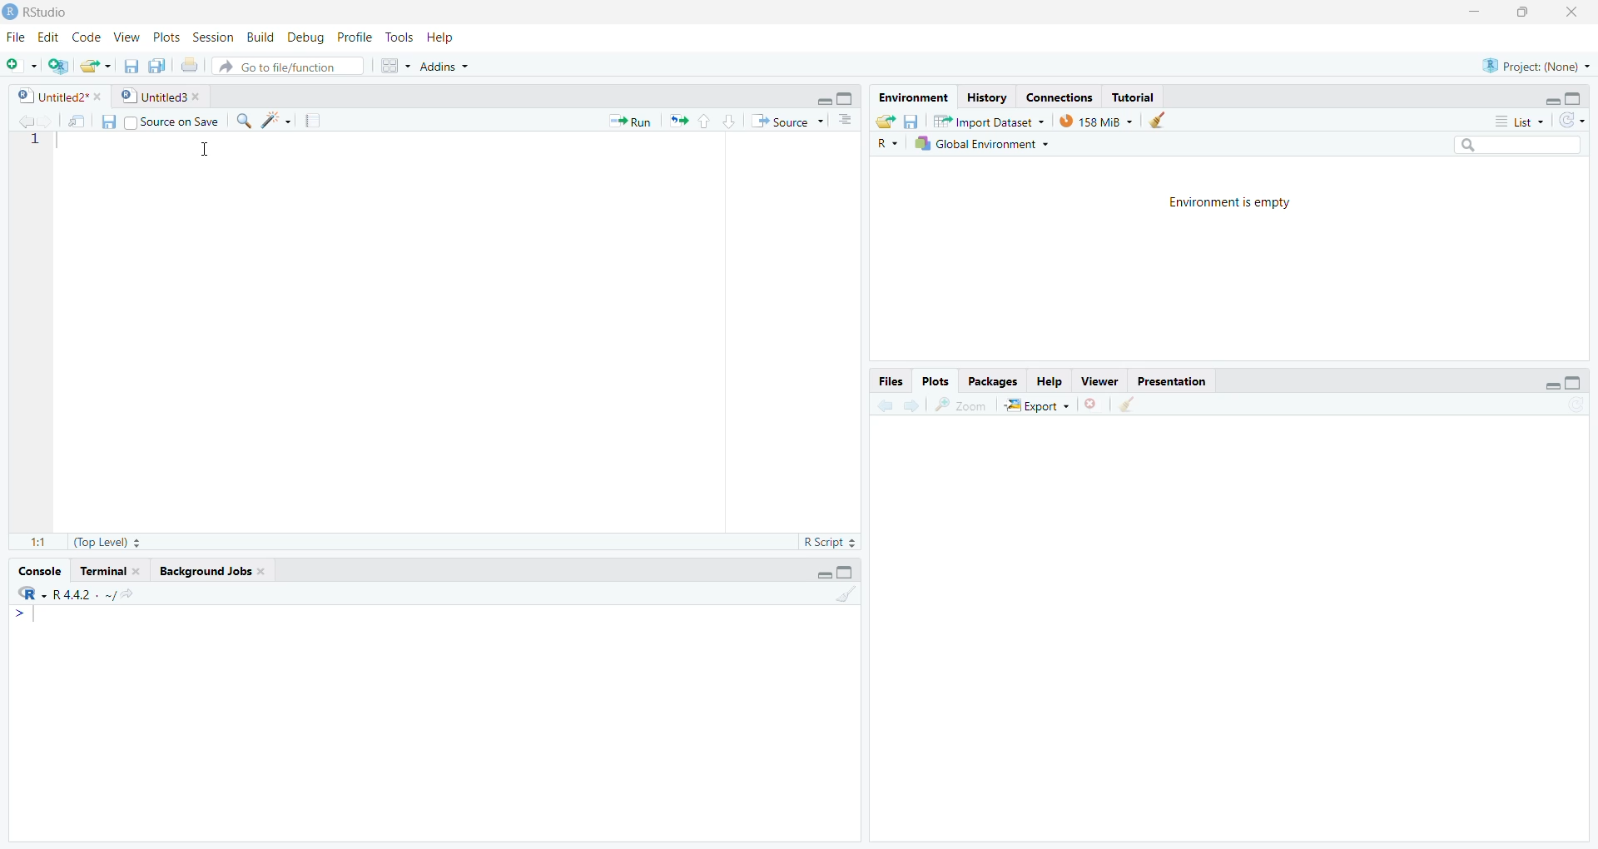 The width and height of the screenshot is (1598, 849). What do you see at coordinates (18, 62) in the screenshot?
I see `New file` at bounding box center [18, 62].